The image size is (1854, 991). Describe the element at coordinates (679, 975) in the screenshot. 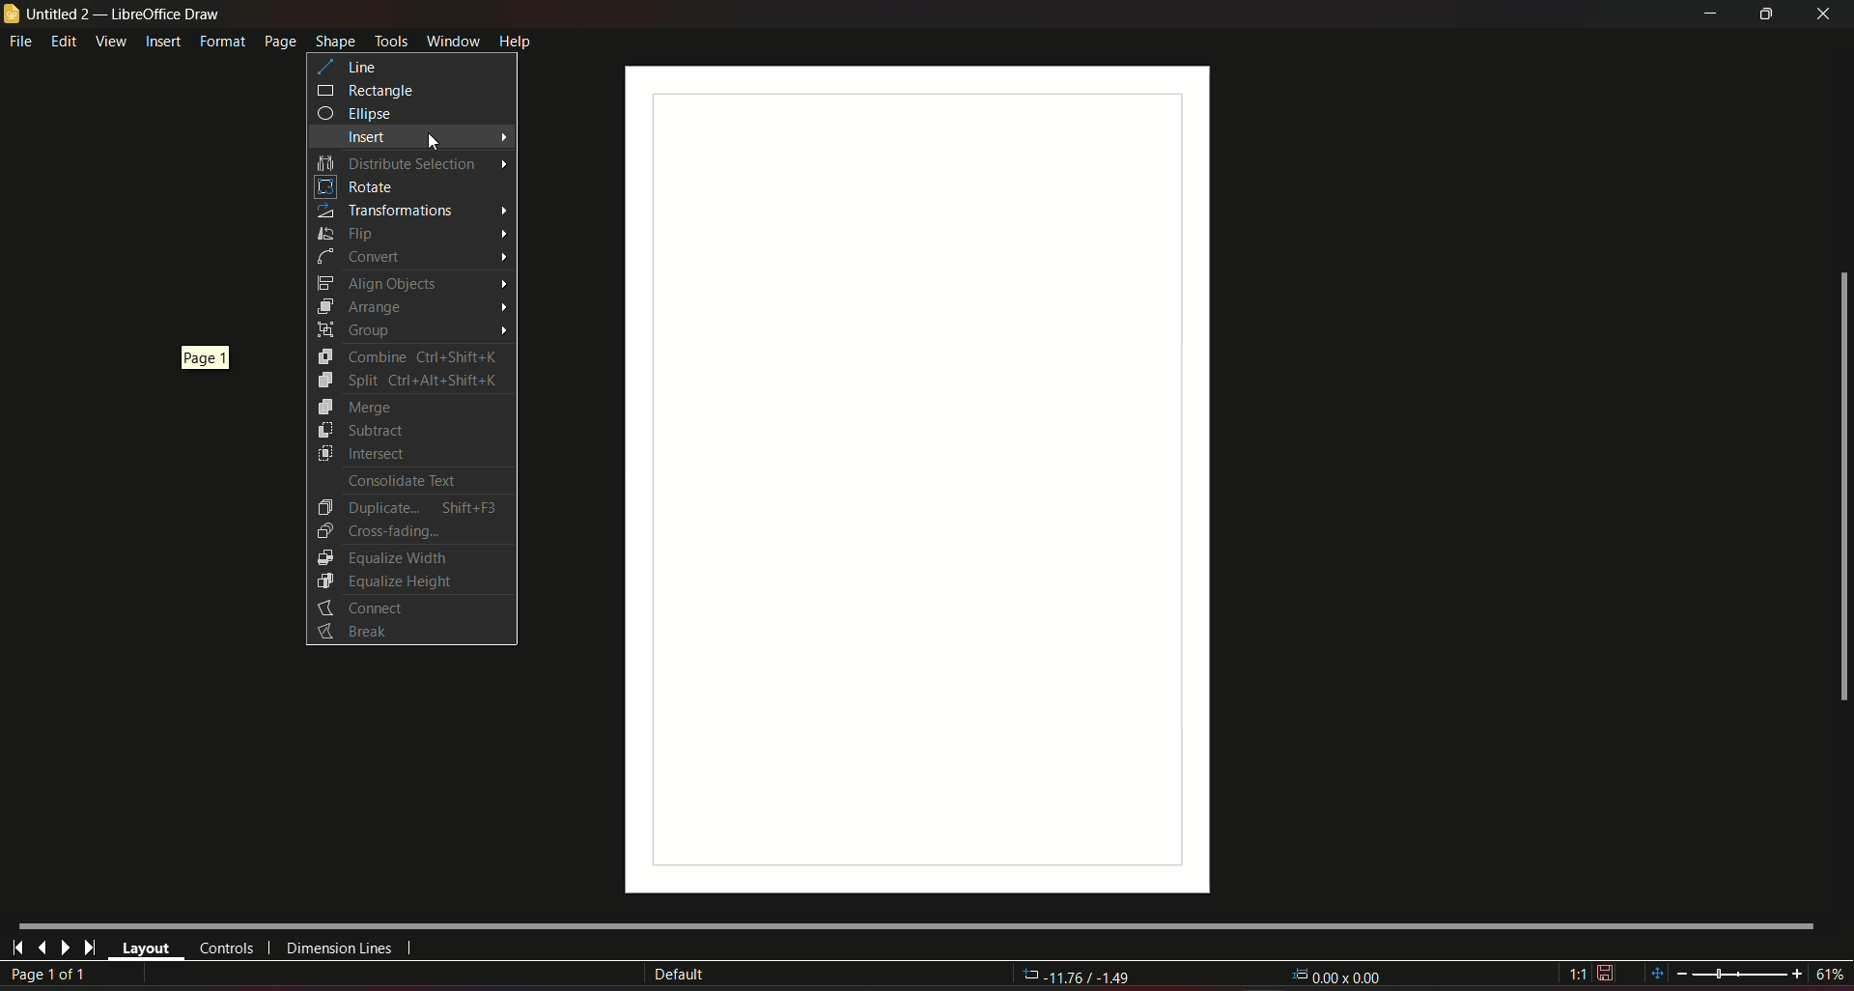

I see `Default` at that location.